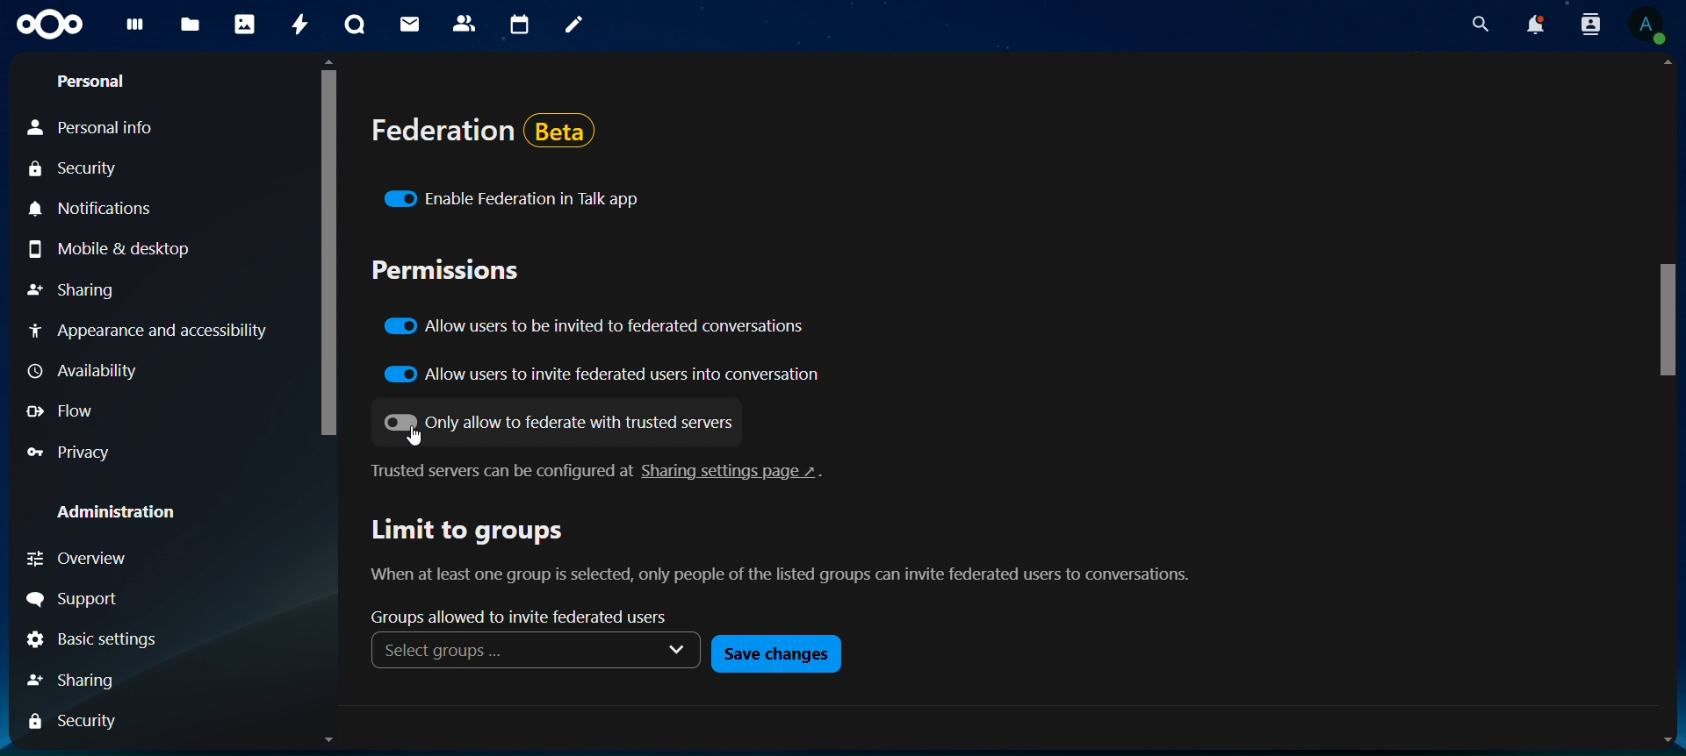  I want to click on support, so click(76, 600).